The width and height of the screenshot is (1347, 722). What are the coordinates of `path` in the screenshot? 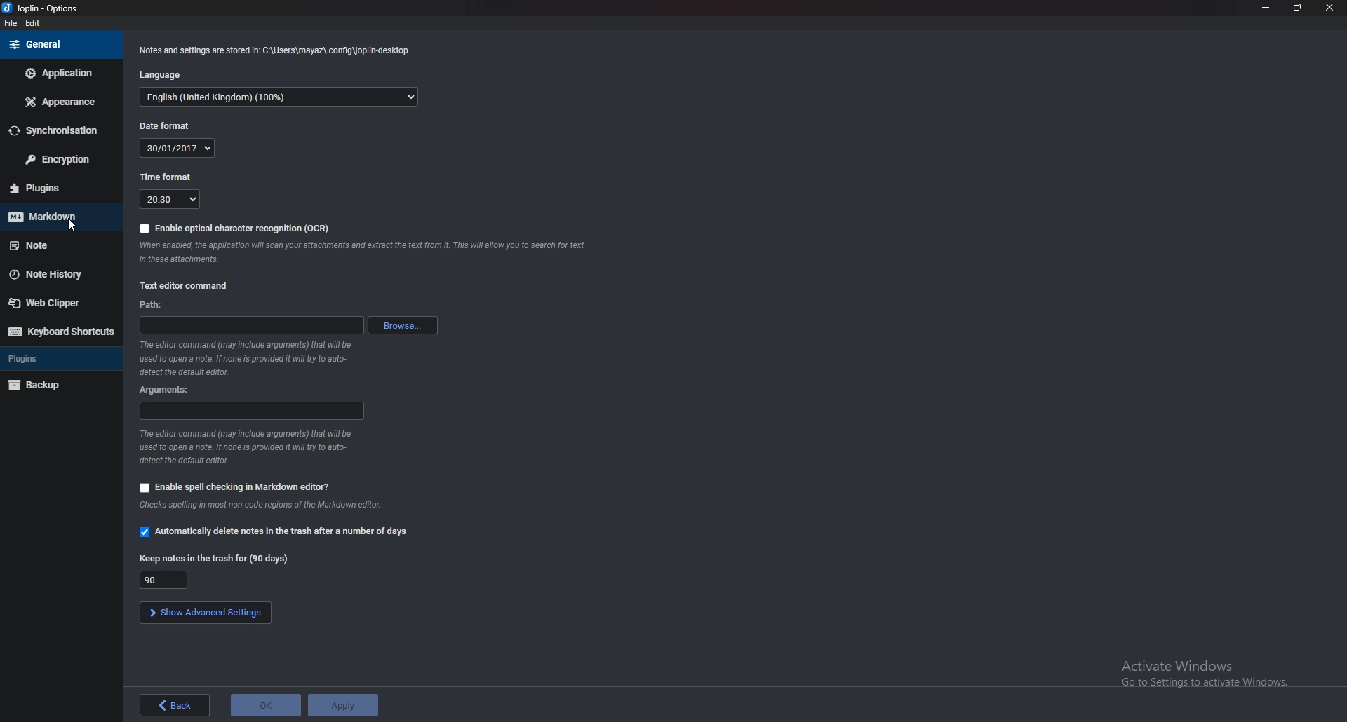 It's located at (251, 324).